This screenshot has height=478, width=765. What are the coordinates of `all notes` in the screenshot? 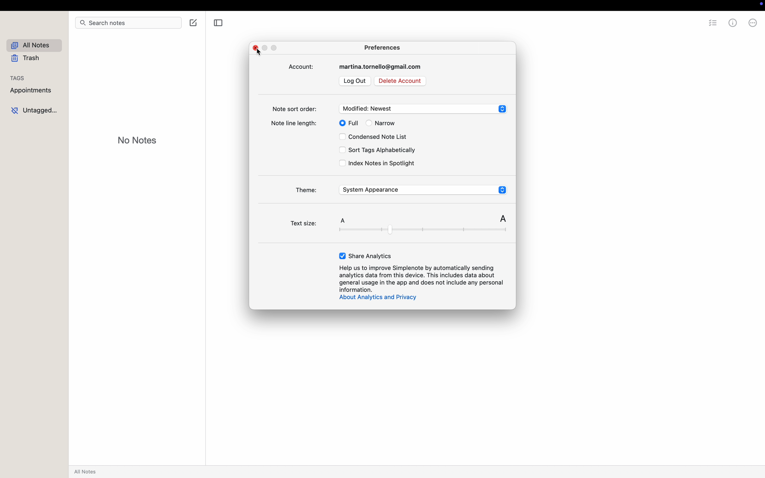 It's located at (87, 472).